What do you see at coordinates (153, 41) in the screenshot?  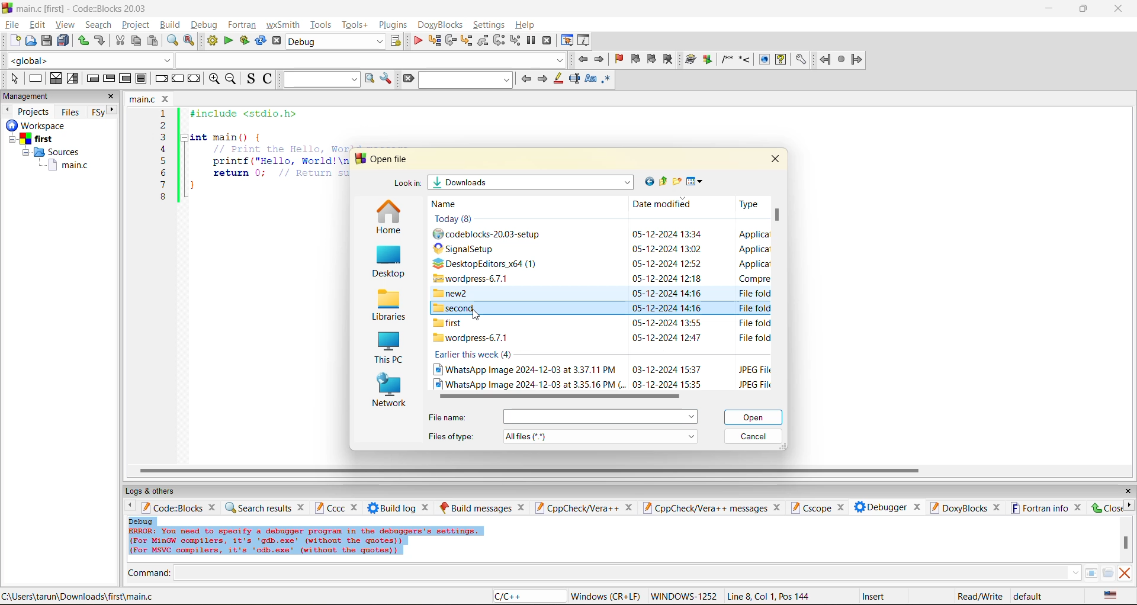 I see `paste` at bounding box center [153, 41].